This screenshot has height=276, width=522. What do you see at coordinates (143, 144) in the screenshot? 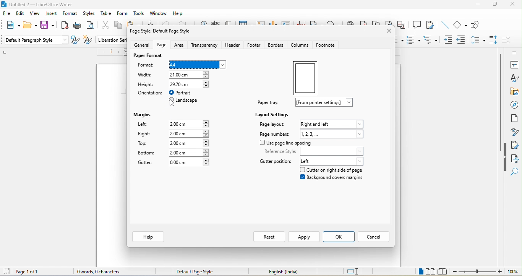
I see `top` at bounding box center [143, 144].